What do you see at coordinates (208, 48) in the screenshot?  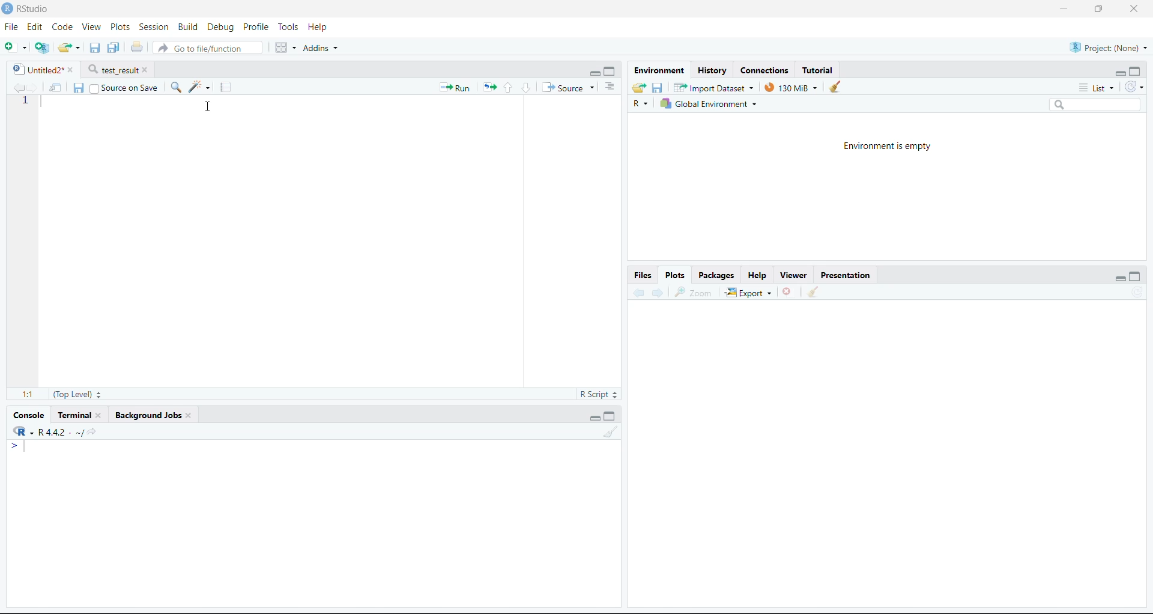 I see `Go to file/function` at bounding box center [208, 48].